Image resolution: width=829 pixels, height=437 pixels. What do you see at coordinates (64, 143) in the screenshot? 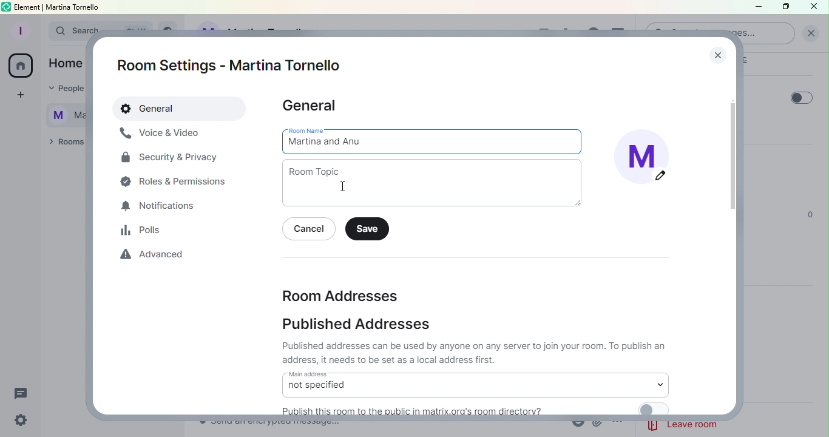
I see `Rooms` at bounding box center [64, 143].